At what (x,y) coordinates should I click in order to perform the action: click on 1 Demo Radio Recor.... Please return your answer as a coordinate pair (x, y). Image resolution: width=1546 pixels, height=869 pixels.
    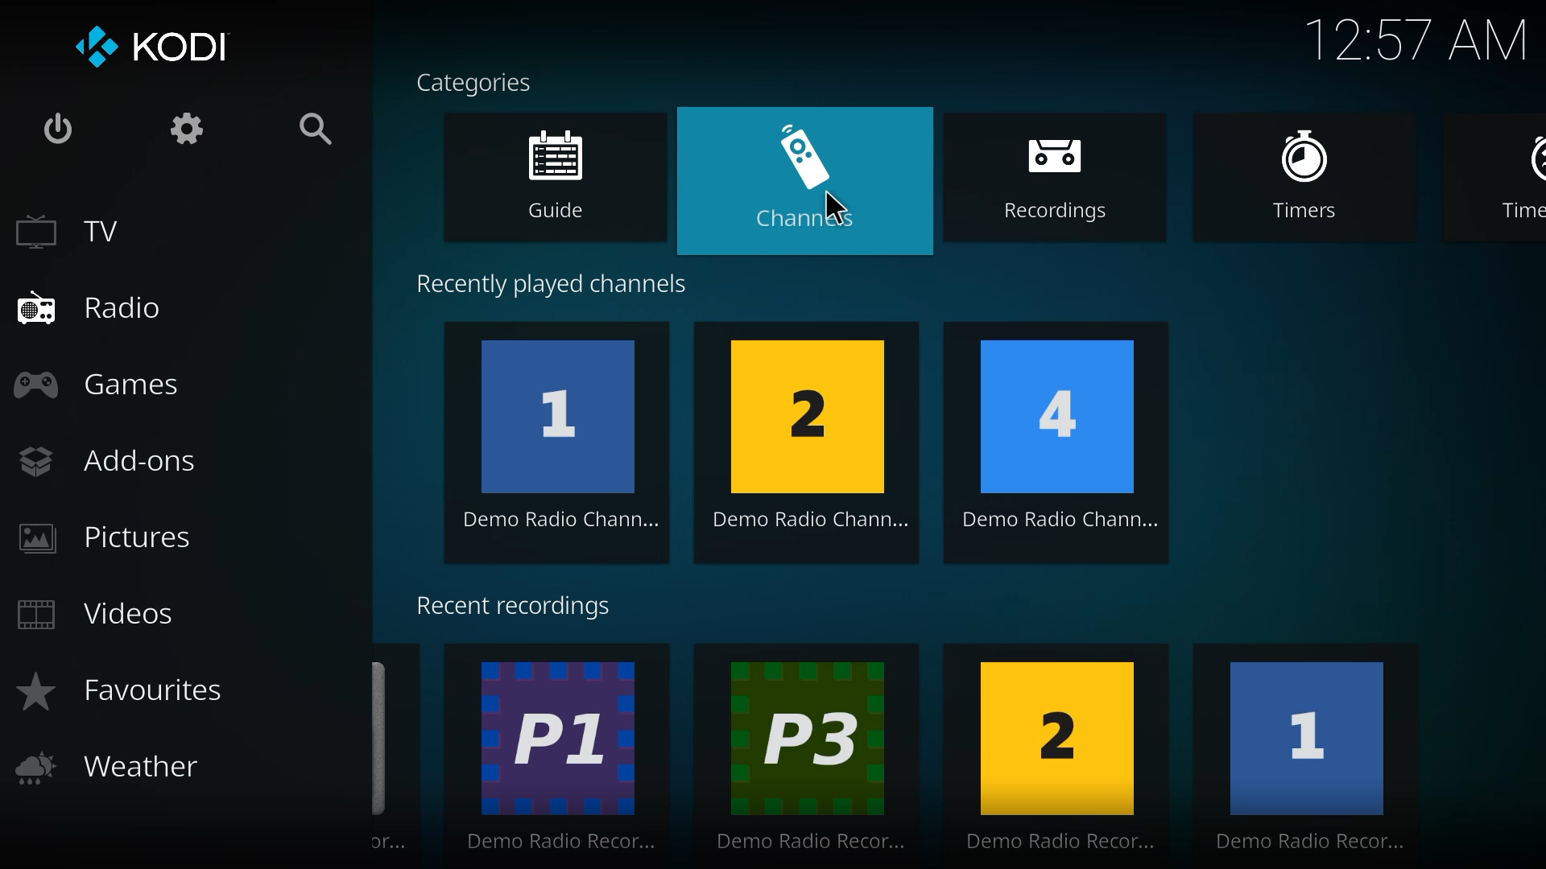
    Looking at the image, I should click on (1308, 755).